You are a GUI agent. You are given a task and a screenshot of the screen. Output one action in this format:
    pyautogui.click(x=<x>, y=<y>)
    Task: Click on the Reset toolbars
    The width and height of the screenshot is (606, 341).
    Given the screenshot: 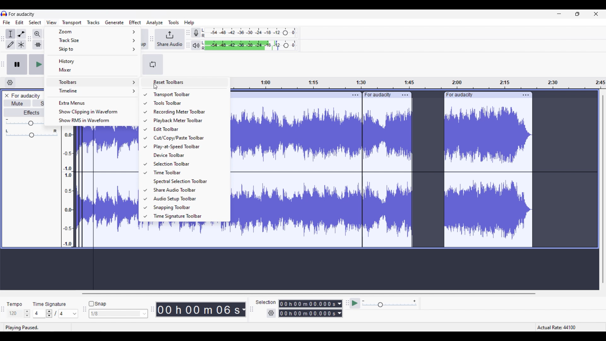 What is the action you would take?
    pyautogui.click(x=185, y=82)
    